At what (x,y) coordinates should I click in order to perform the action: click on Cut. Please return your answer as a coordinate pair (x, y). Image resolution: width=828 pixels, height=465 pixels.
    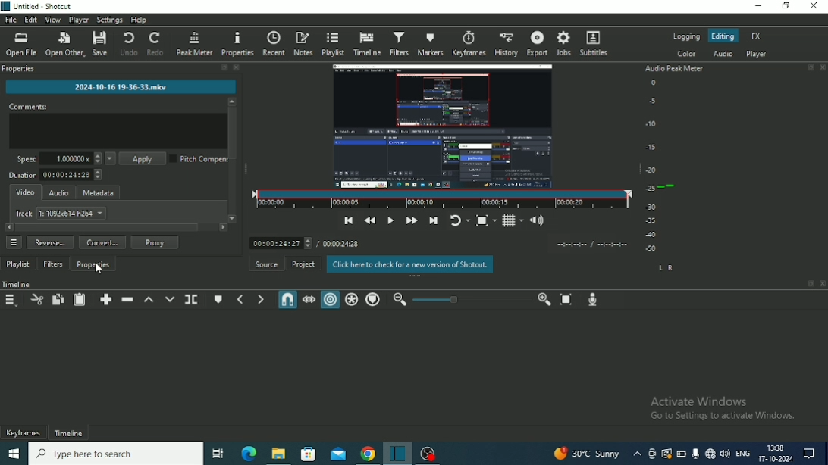
    Looking at the image, I should click on (36, 301).